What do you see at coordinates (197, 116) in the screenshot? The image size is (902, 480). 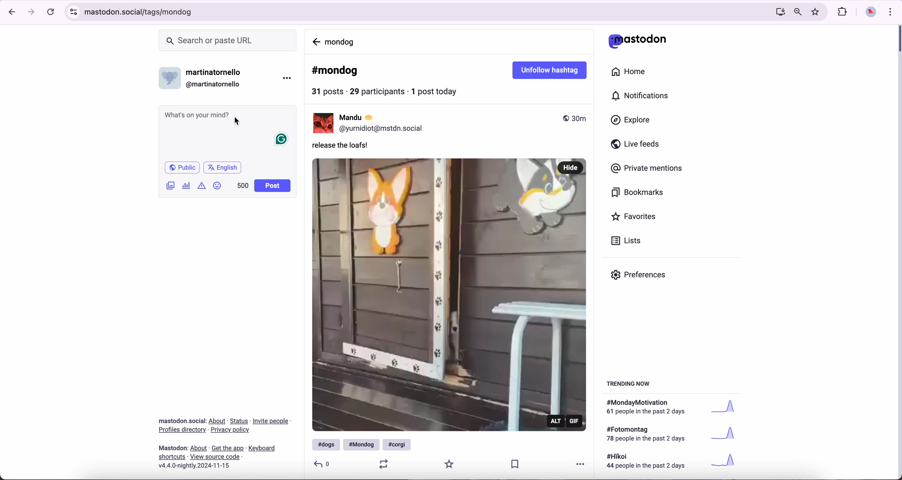 I see `Whats on your mind?` at bounding box center [197, 116].